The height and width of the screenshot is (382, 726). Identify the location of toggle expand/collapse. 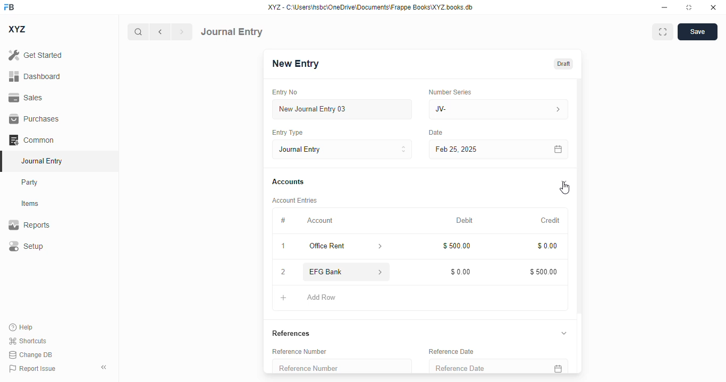
(564, 182).